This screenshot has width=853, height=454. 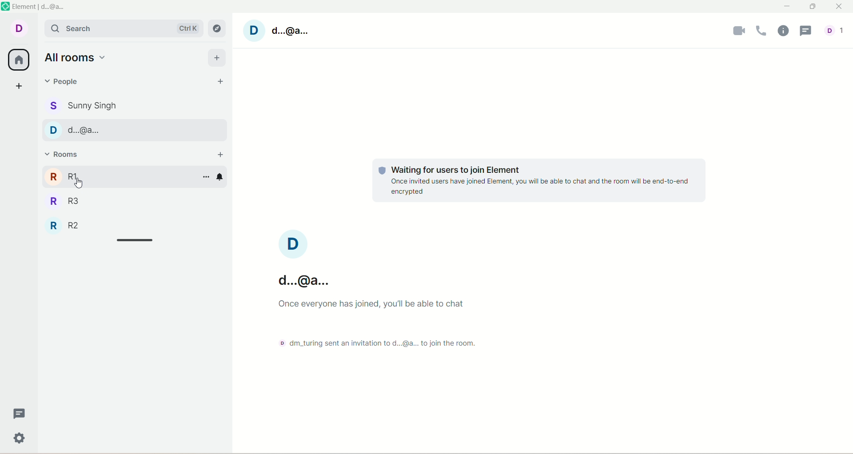 I want to click on video call, so click(x=738, y=31).